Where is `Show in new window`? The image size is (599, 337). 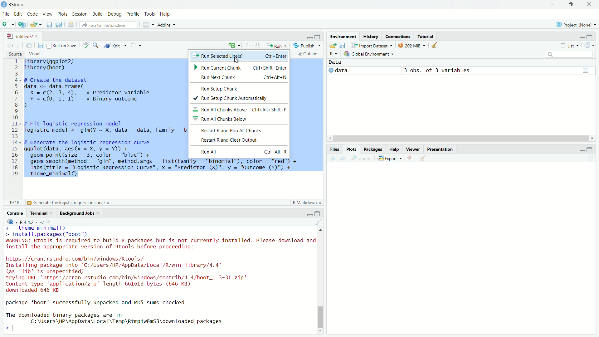
Show in new window is located at coordinates (29, 46).